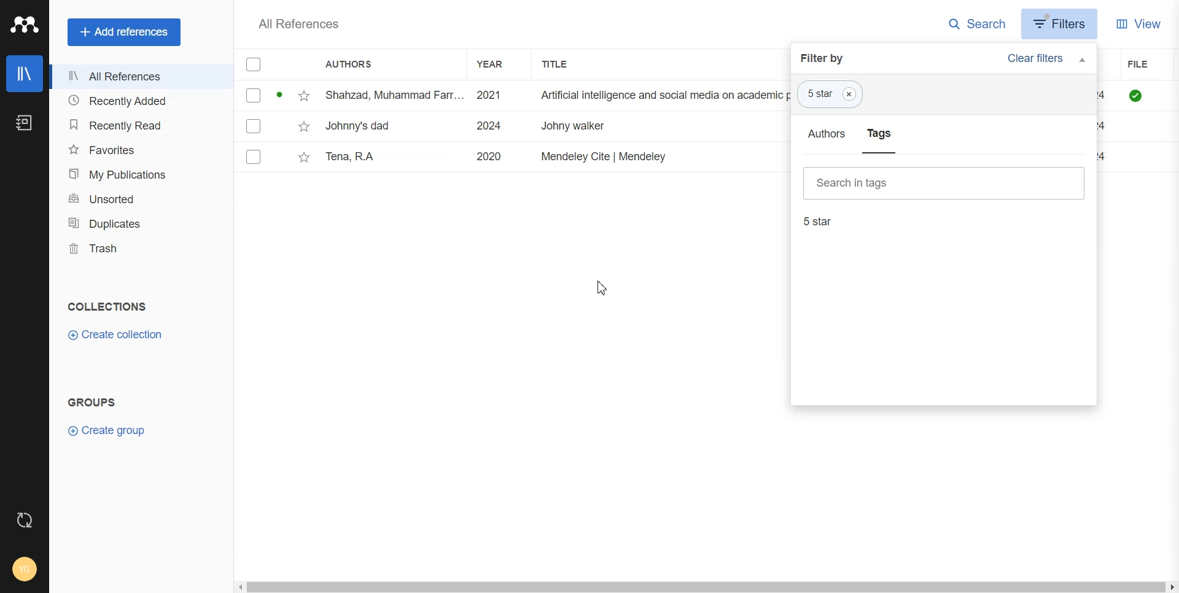  What do you see at coordinates (508, 126) in the screenshot?
I see `File` at bounding box center [508, 126].